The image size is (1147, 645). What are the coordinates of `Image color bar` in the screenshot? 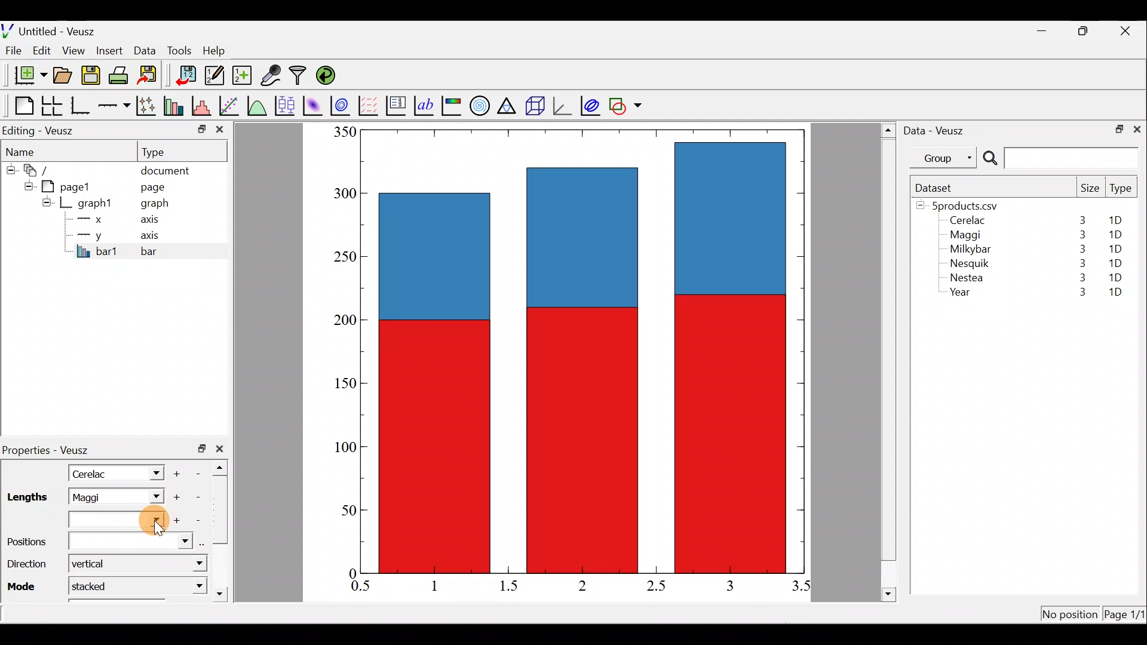 It's located at (452, 105).